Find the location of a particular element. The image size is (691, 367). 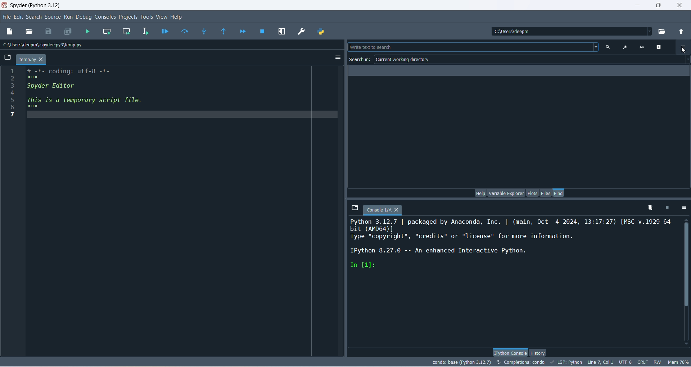

maximize is located at coordinates (658, 5).